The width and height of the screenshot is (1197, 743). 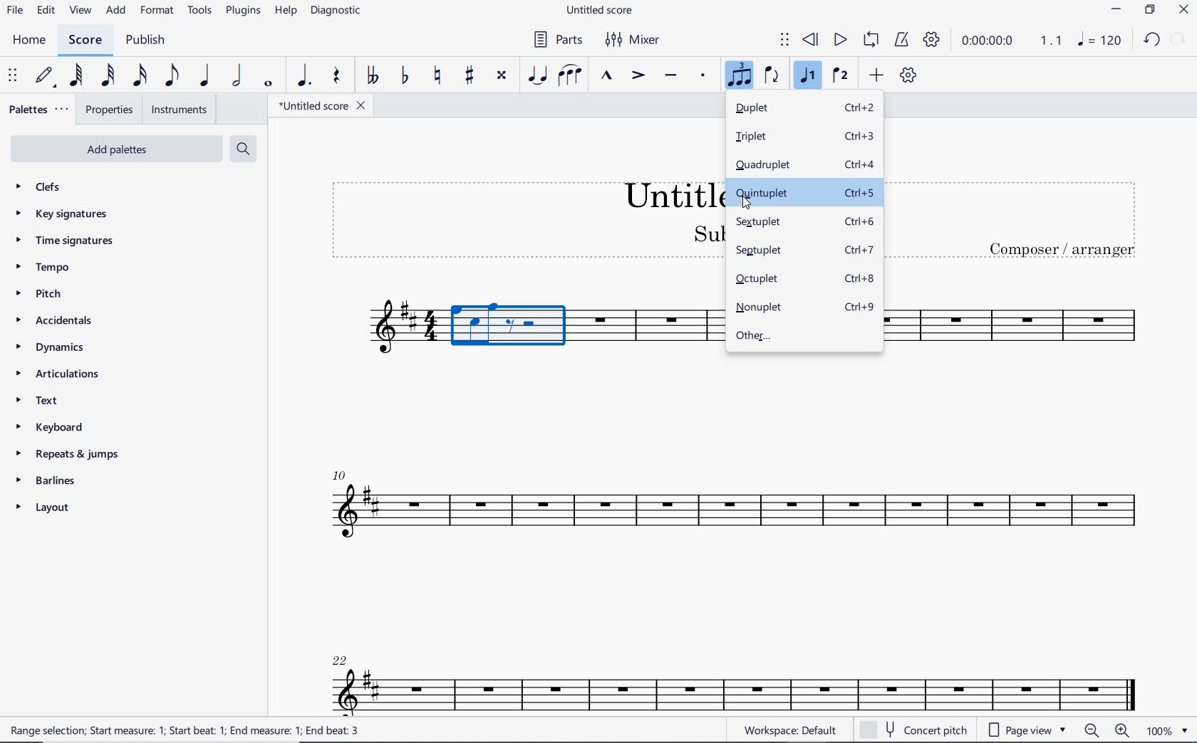 I want to click on CONCERT PITCH, so click(x=913, y=731).